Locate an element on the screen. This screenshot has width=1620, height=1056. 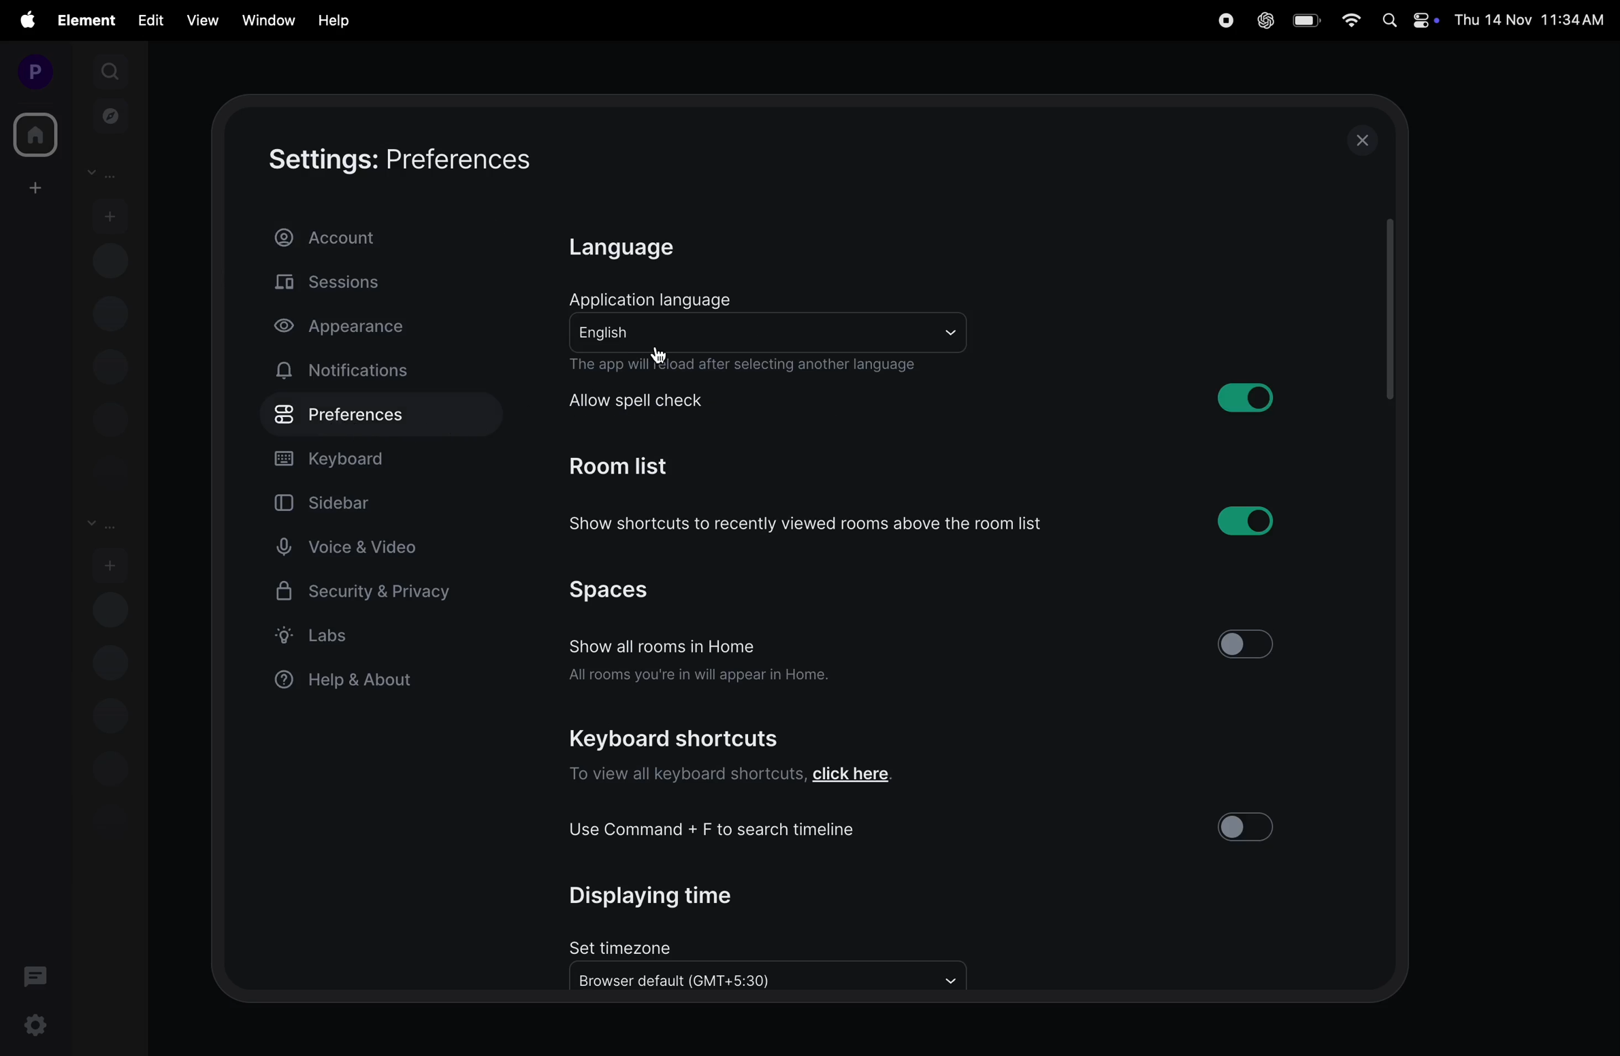
element is located at coordinates (82, 19).